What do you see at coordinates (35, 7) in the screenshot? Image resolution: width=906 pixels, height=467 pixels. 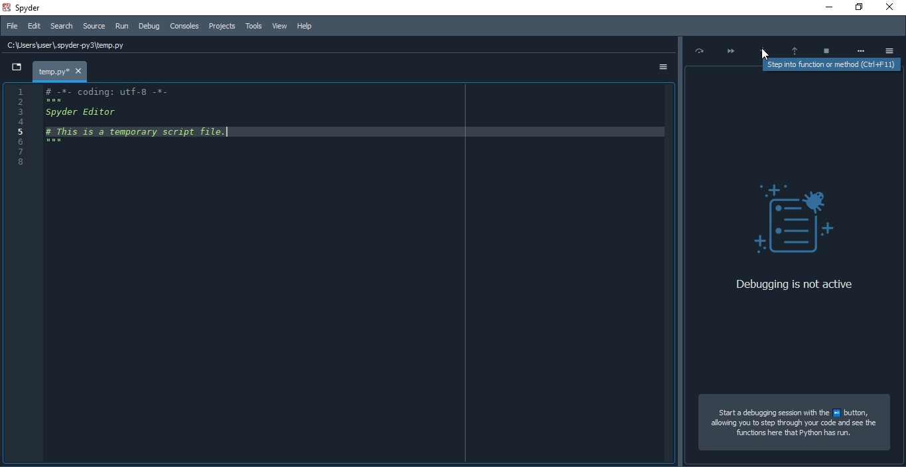 I see `spyder` at bounding box center [35, 7].